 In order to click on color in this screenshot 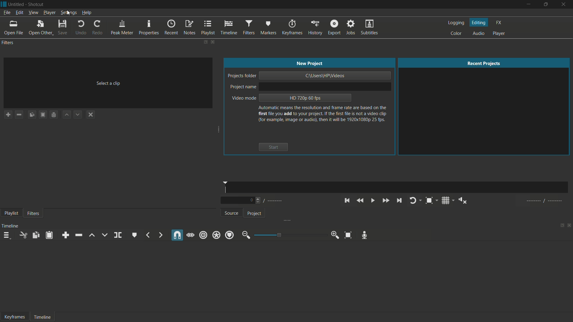, I will do `click(456, 34)`.